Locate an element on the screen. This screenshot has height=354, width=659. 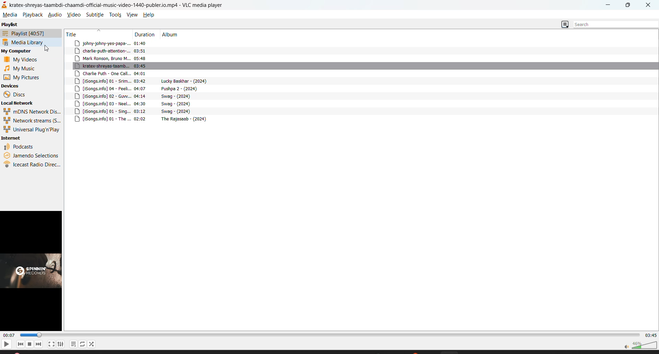
playback is located at coordinates (31, 14).